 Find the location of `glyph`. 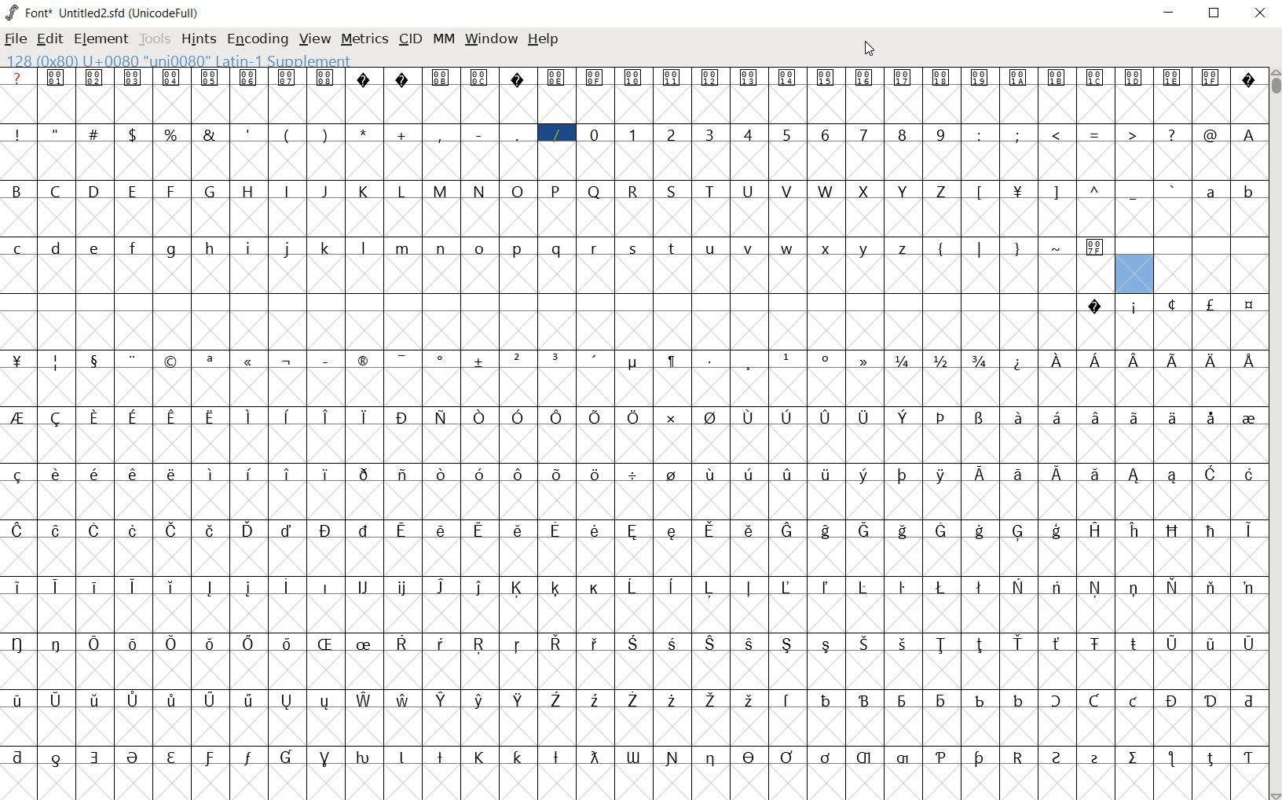

glyph is located at coordinates (556, 191).